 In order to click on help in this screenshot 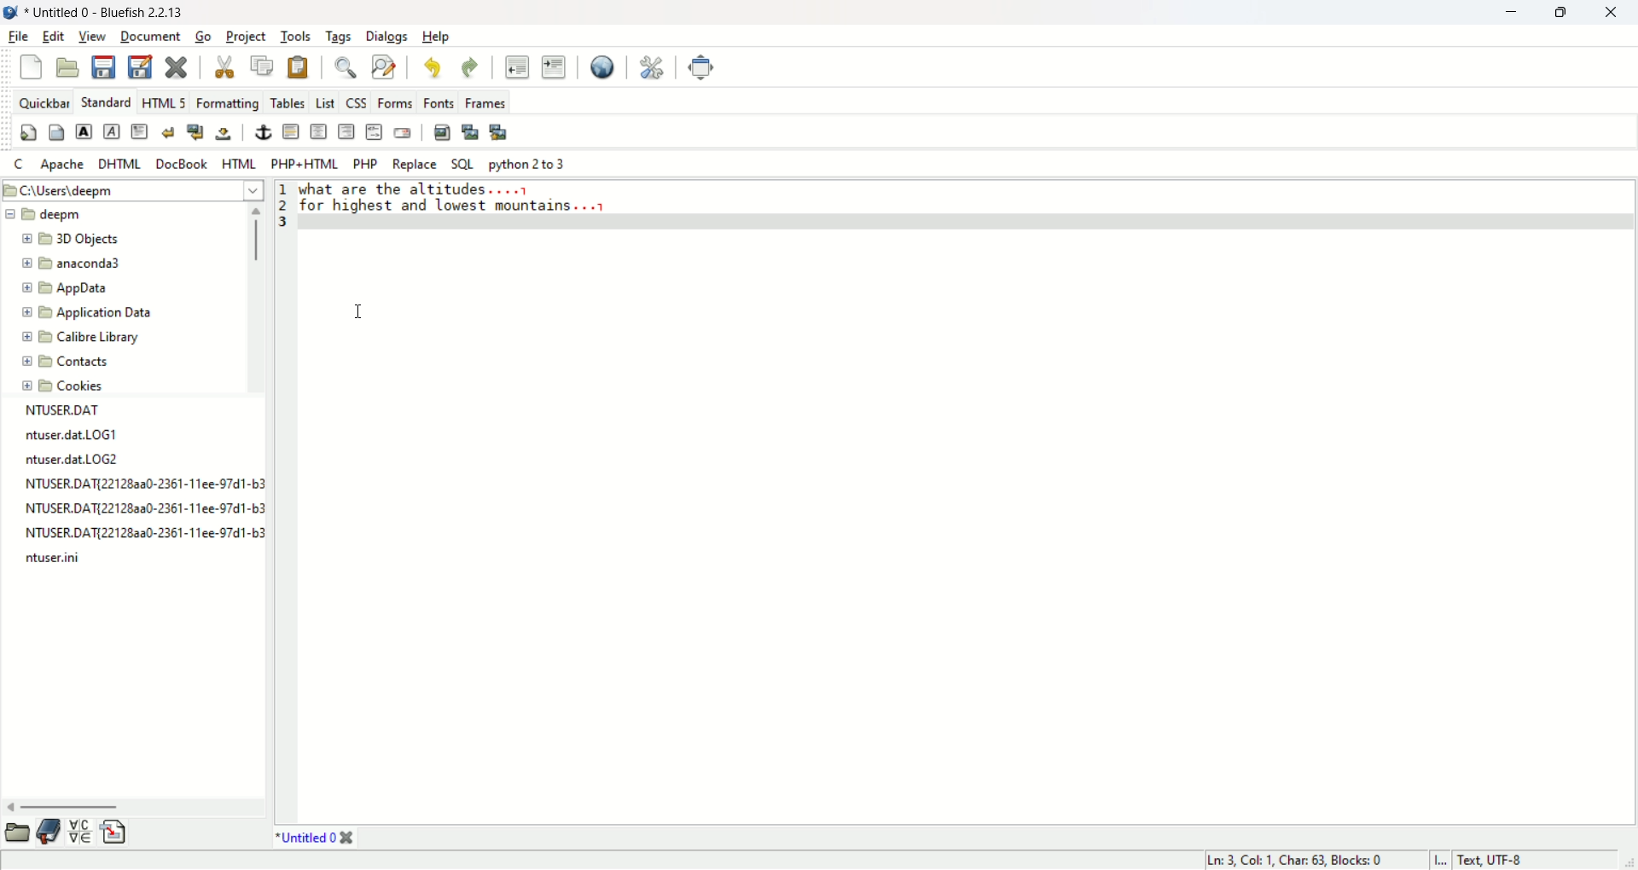, I will do `click(436, 38)`.